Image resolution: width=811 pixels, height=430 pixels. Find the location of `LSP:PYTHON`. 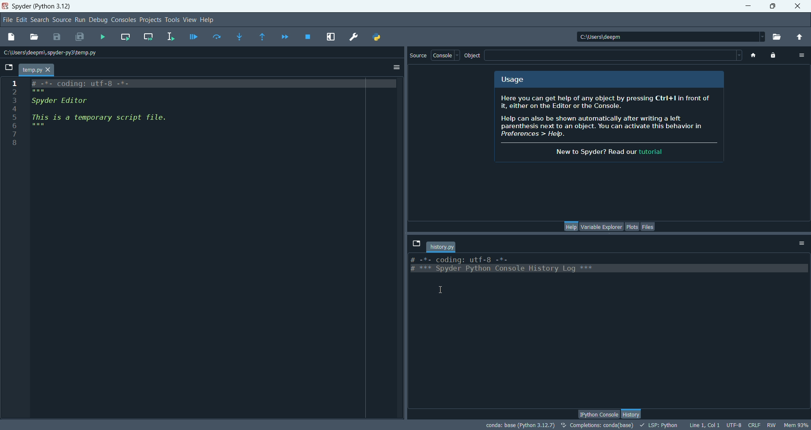

LSP:PYTHON is located at coordinates (656, 425).